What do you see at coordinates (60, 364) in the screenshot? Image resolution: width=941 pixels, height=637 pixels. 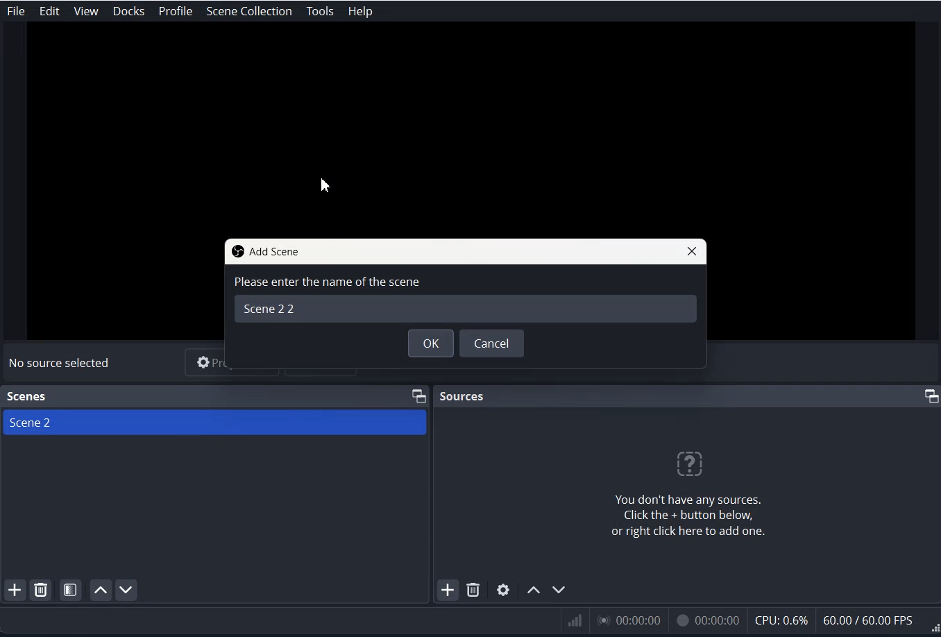 I see `No source selected` at bounding box center [60, 364].